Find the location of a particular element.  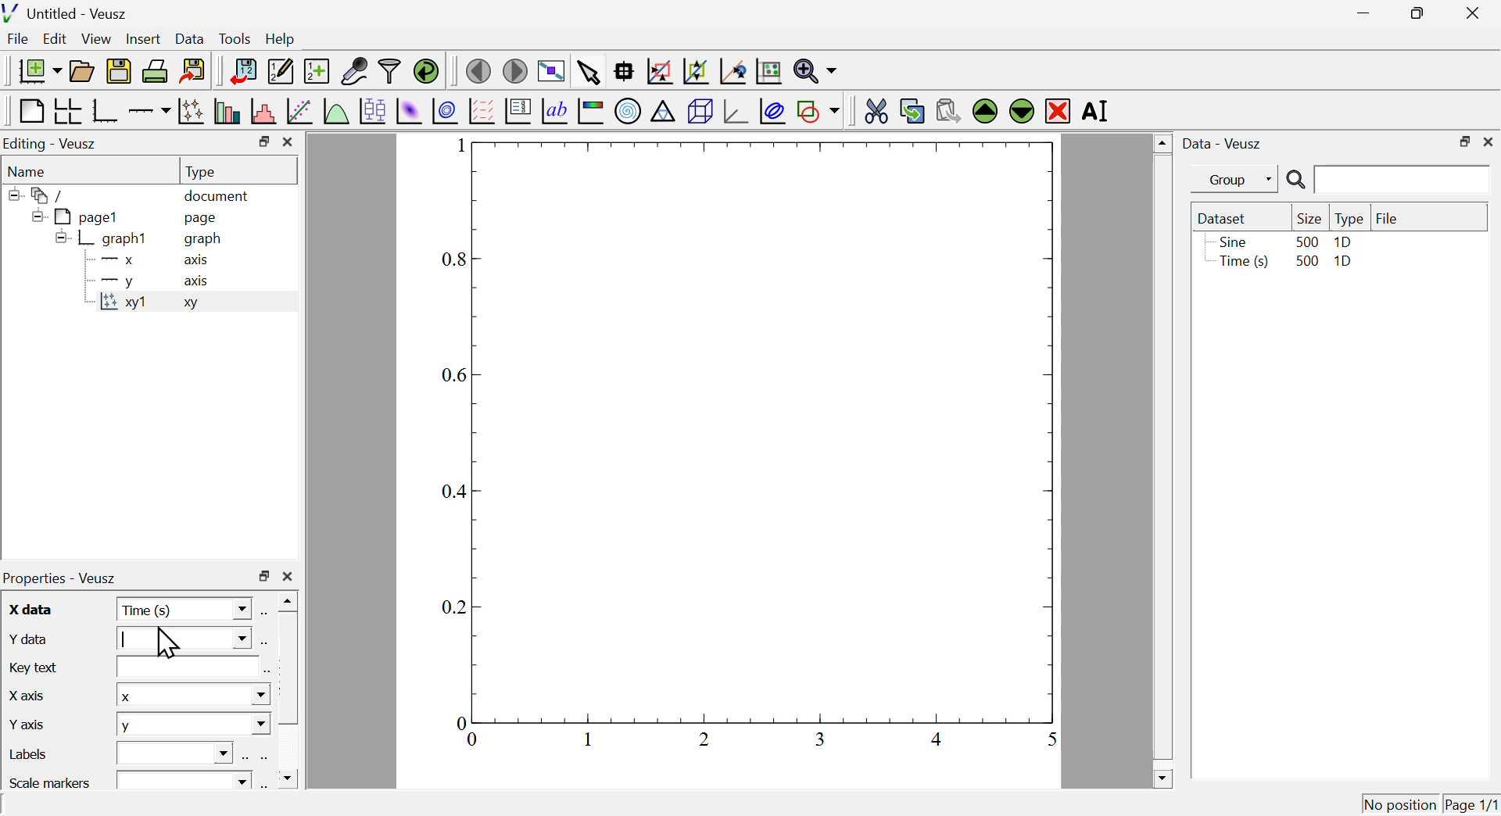

y is located at coordinates (114, 282).